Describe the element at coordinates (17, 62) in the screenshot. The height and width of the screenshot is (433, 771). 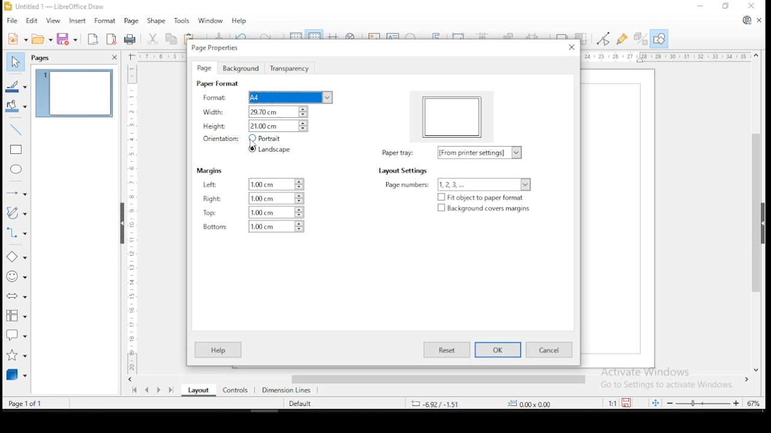
I see `select` at that location.